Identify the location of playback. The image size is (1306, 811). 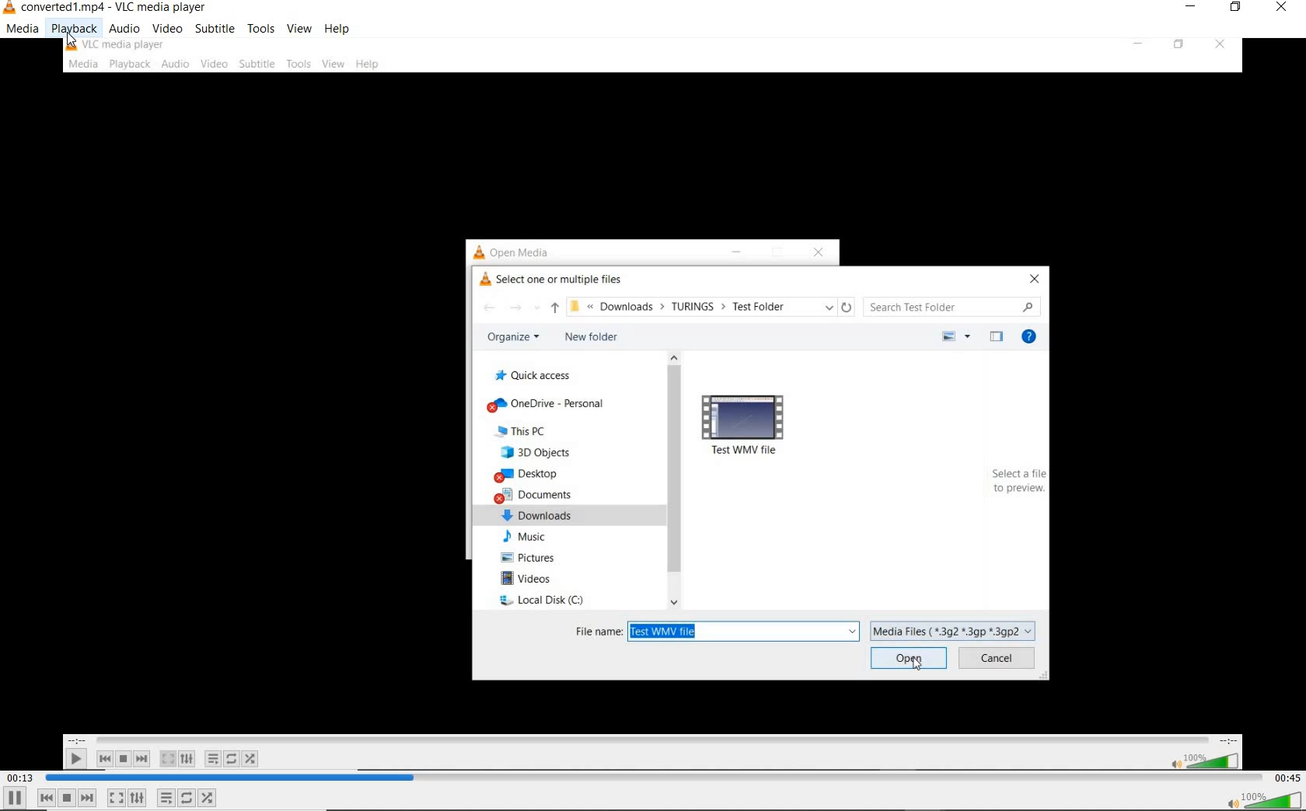
(74, 28).